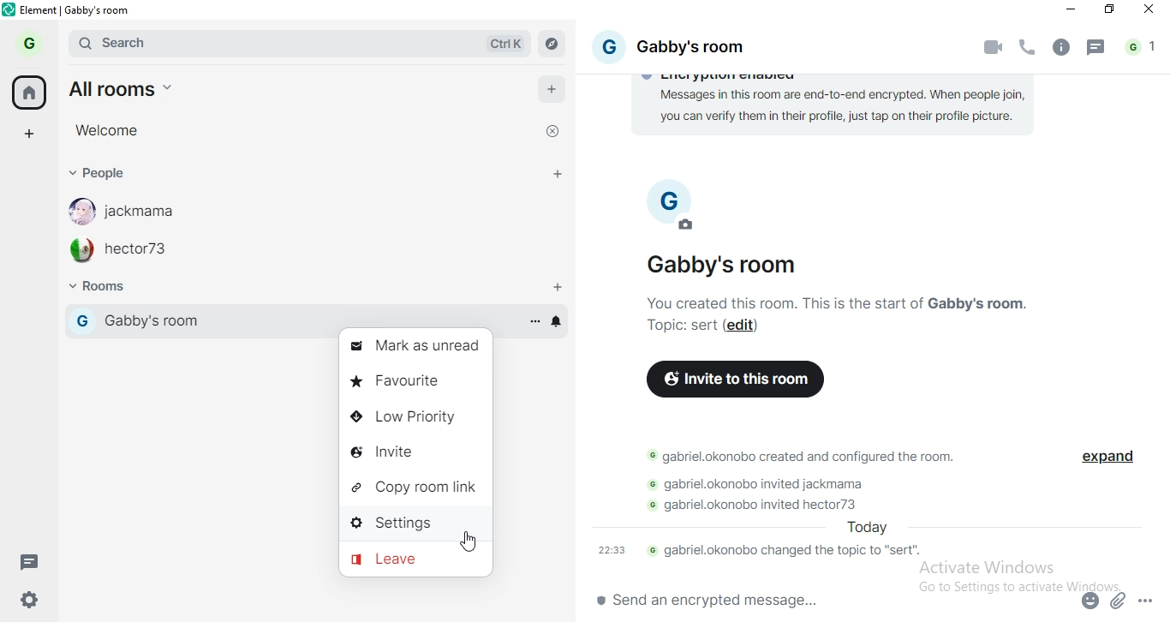 The image size is (1170, 622). Describe the element at coordinates (98, 172) in the screenshot. I see `people` at that location.